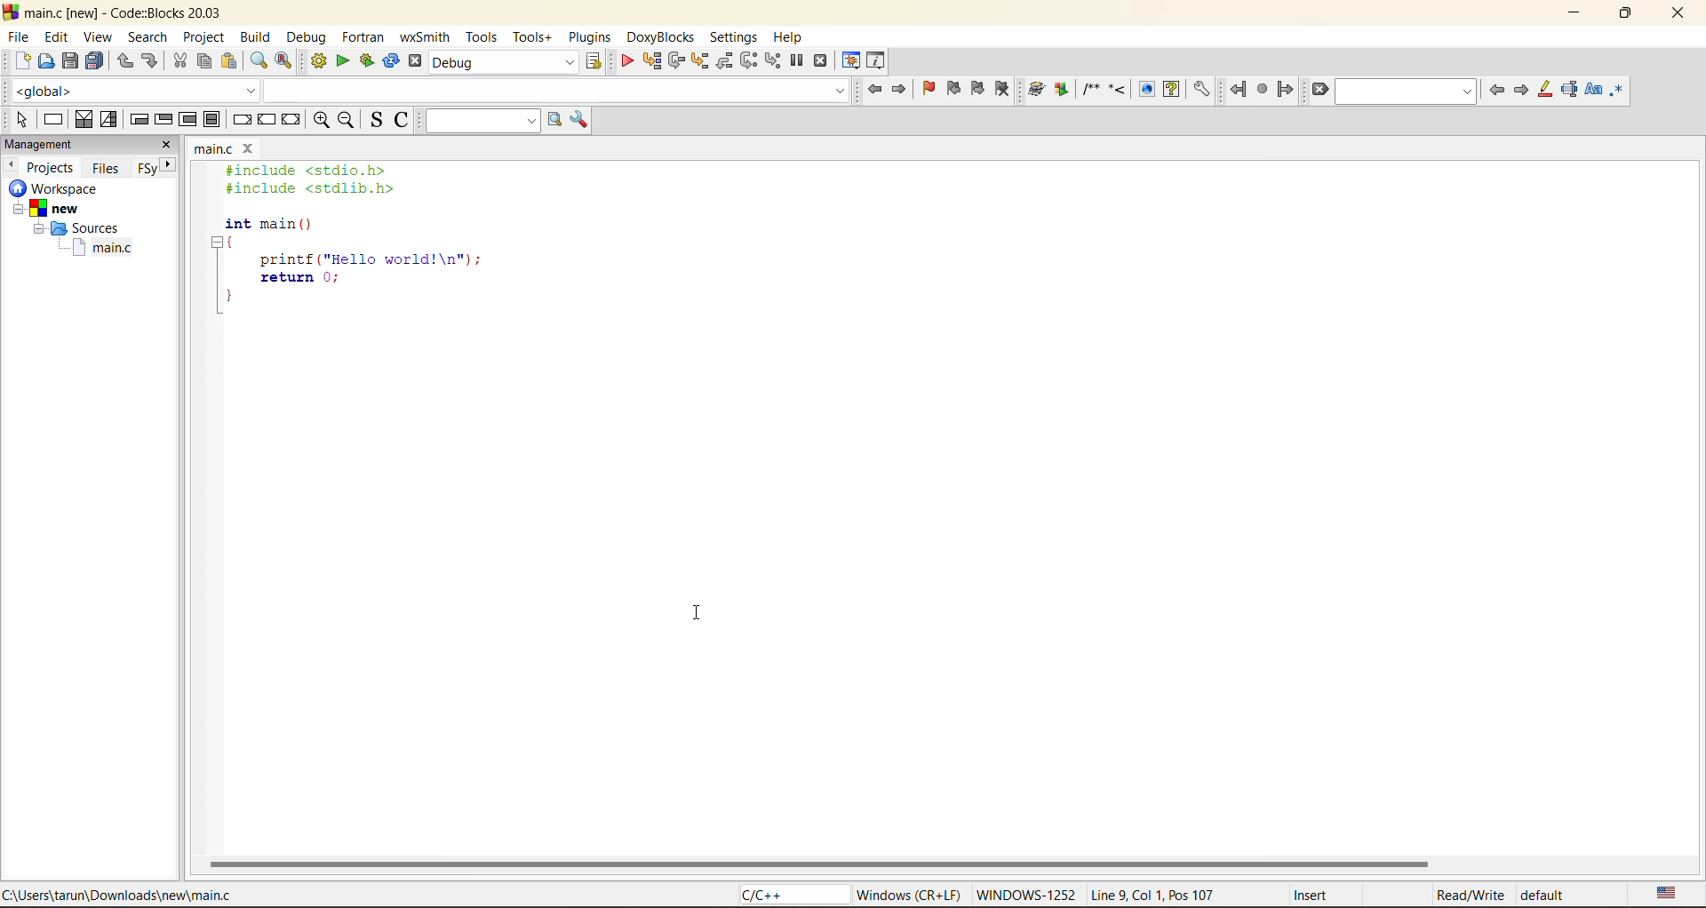 This screenshot has width=1706, height=908. I want to click on project, so click(205, 35).